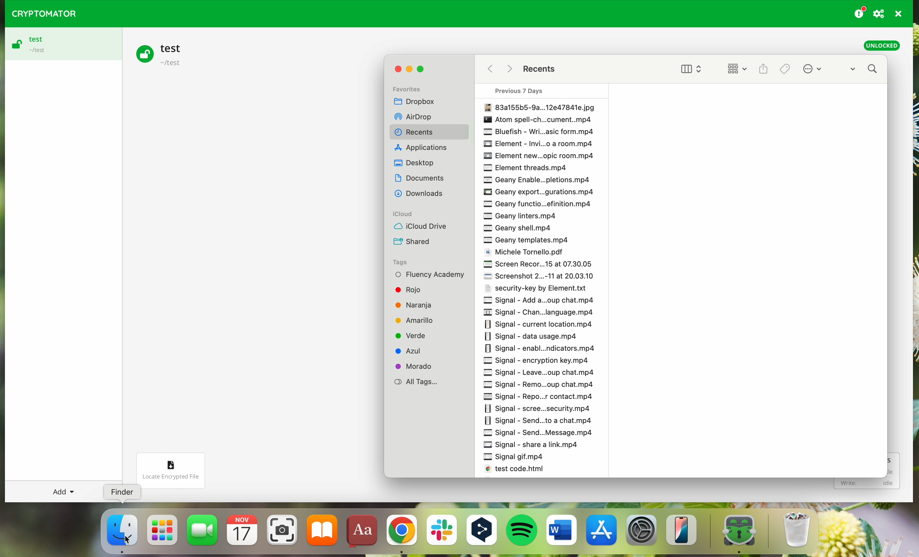  Describe the element at coordinates (539, 156) in the screenshot. I see `Element new` at that location.